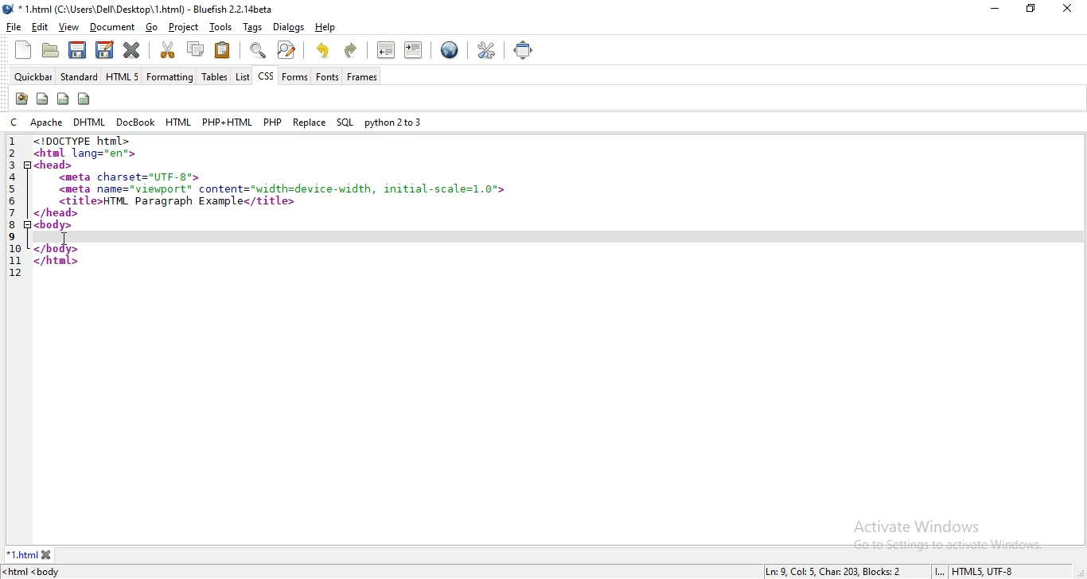  I want to click on copy, so click(194, 49).